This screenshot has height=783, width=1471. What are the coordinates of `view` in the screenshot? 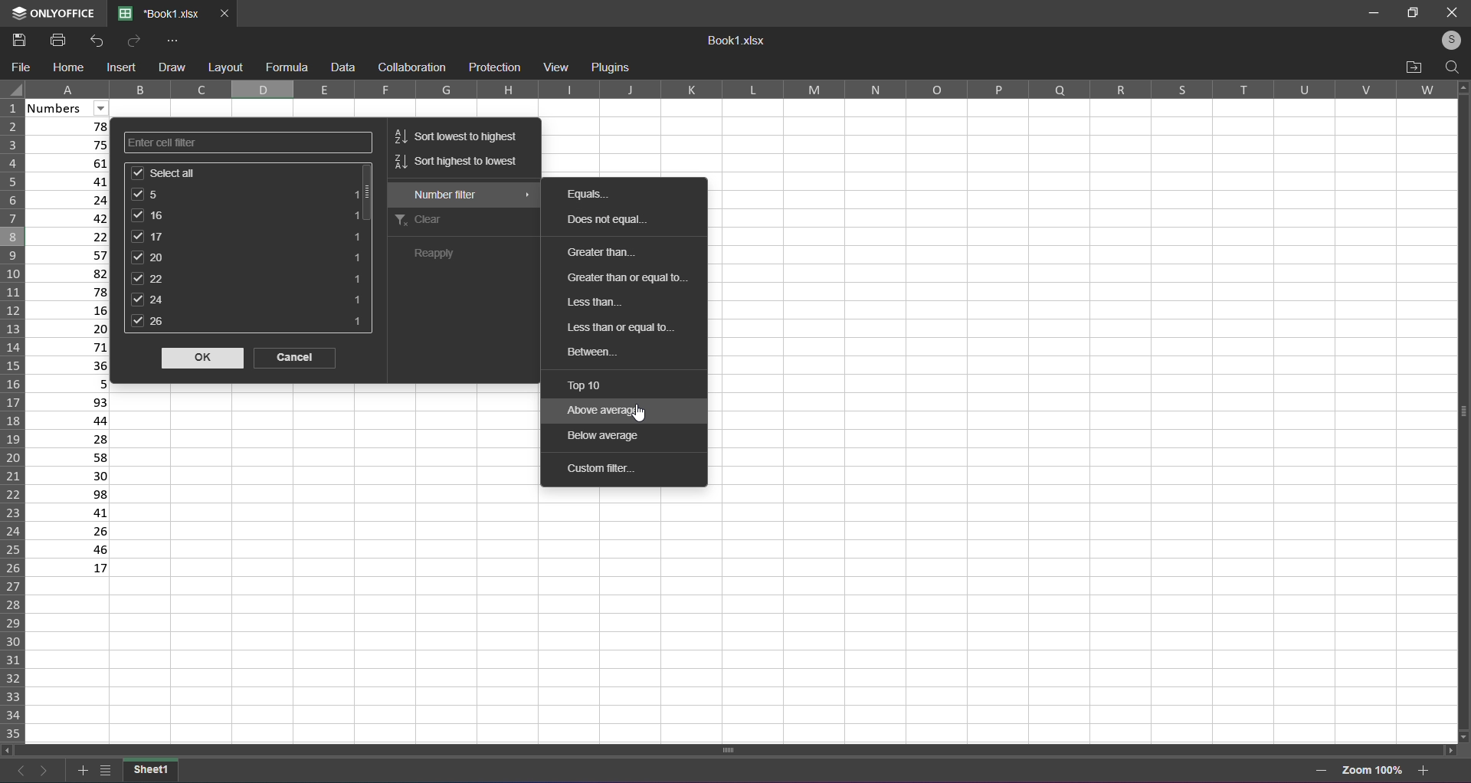 It's located at (555, 66).